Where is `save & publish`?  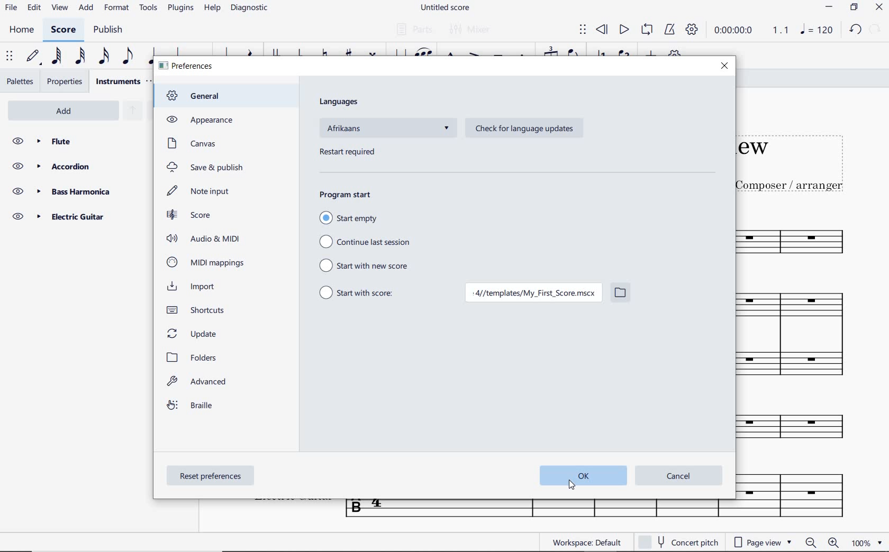 save & publish is located at coordinates (206, 168).